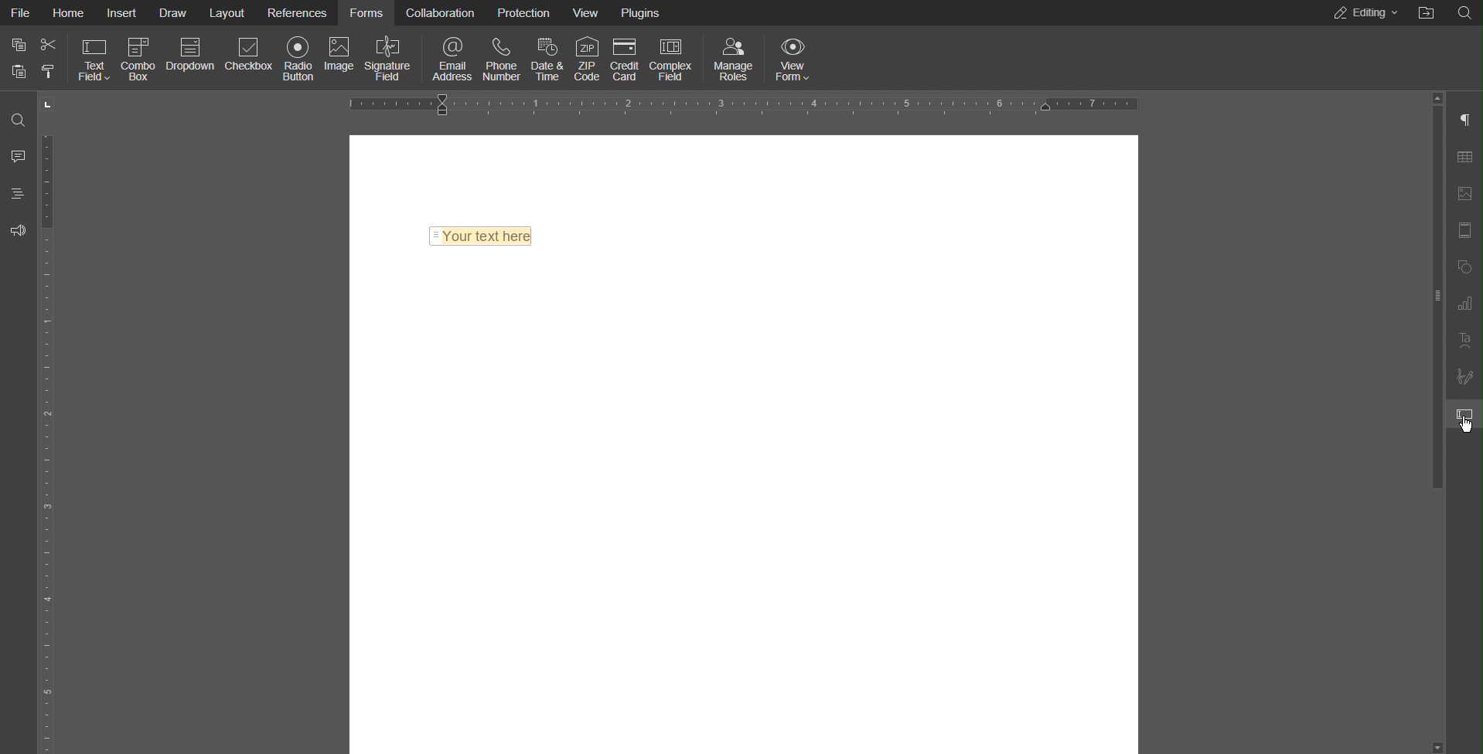 The width and height of the screenshot is (1483, 754). Describe the element at coordinates (298, 11) in the screenshot. I see `References` at that location.